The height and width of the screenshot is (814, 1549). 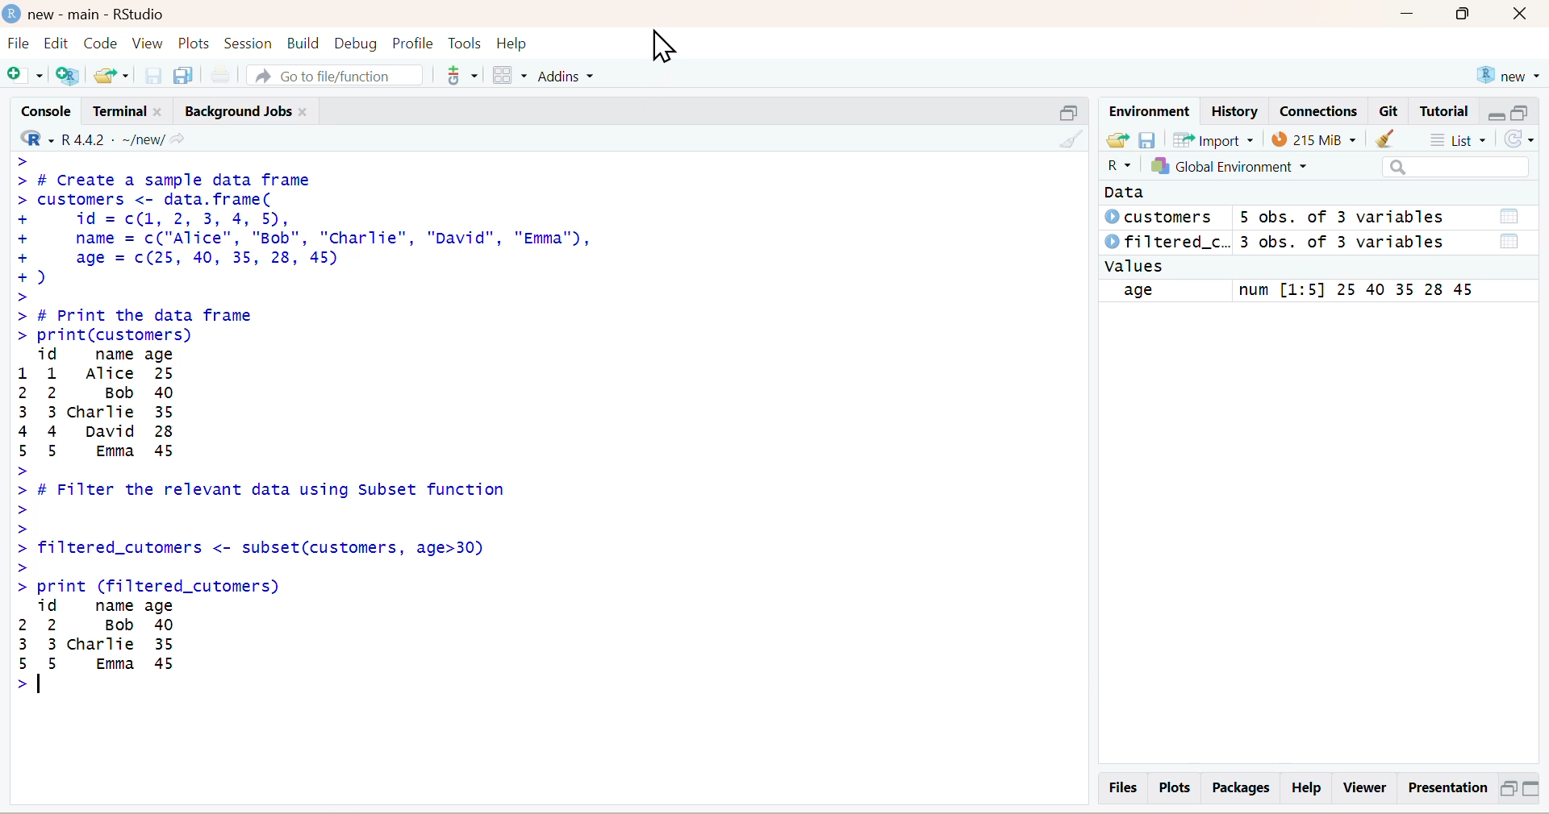 What do you see at coordinates (1148, 110) in the screenshot?
I see ` Environment` at bounding box center [1148, 110].